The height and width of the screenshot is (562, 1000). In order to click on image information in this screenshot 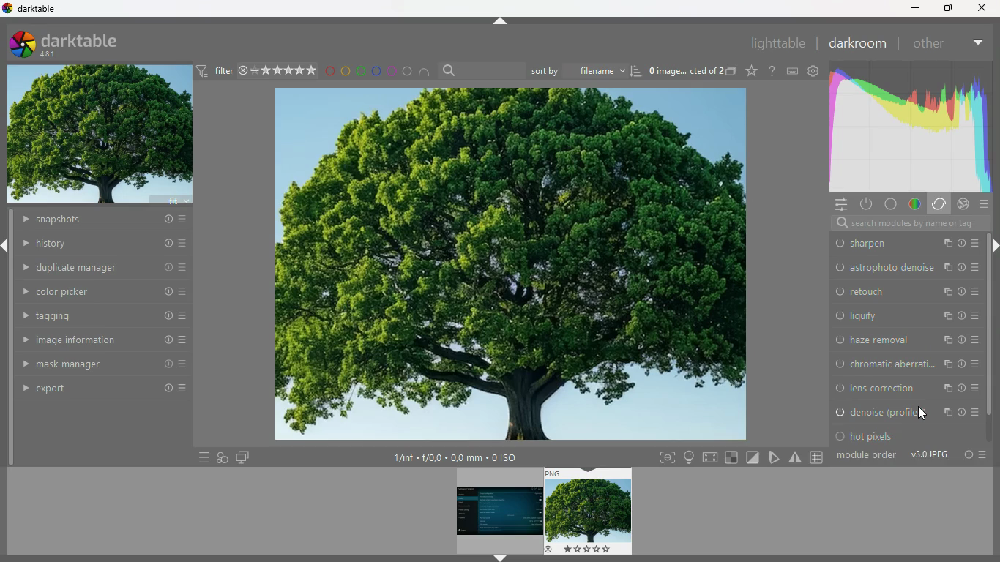, I will do `click(96, 340)`.